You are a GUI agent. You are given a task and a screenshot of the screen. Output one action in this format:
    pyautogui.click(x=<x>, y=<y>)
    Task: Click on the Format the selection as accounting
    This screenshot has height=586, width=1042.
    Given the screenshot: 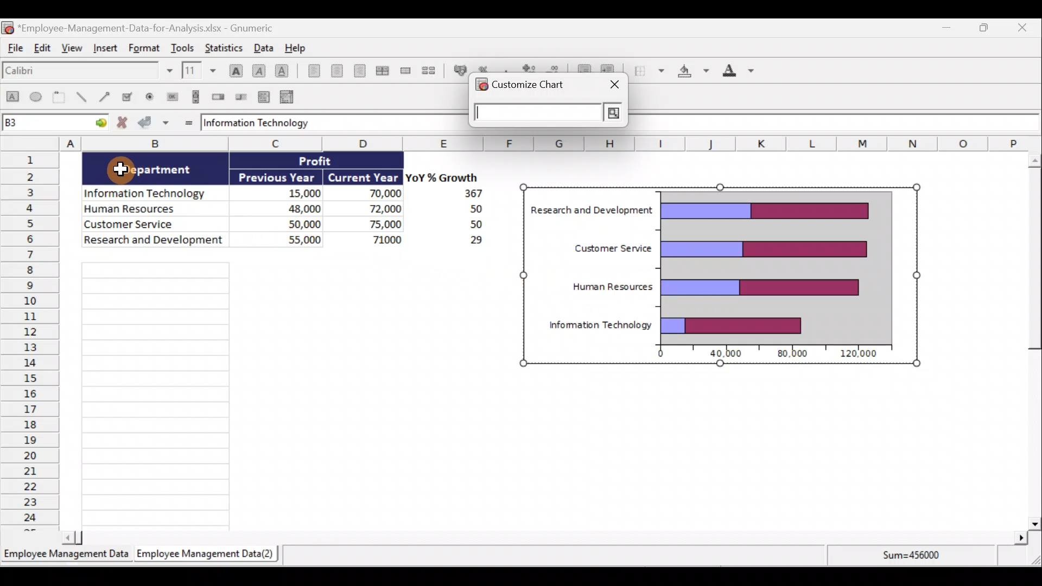 What is the action you would take?
    pyautogui.click(x=459, y=71)
    